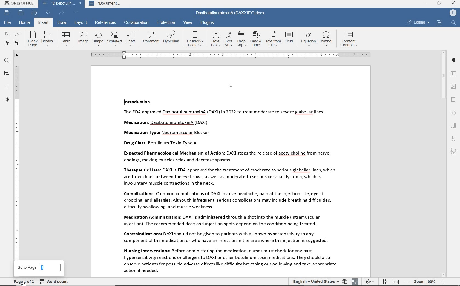 This screenshot has width=460, height=286. Describe the element at coordinates (227, 186) in the screenshot. I see `Introduction

The FDA approved DaxibotulinumtoxinA (DAXI) in 2022 to treat moderate to severe glabellar lines.
Medication: DaxibotulinumtoxinA (DAXI)

Medication Type: Neuromuscular Blocker

Drug Class: Botulinum Toxin Type A

Expected Pharmacological Mechanism of Action: DAXI stops the release of acetylcholine from nerve
endings, making muscles relax and decrease spasms.

Therapeutic Uses: DAXI is FDA-approved for the treatment of moderate to serious glabellar lines, which
are frown lines between the eyebrows, as well as moderate to serious cervical dystonia, which is
involuntary muscle contractions in the neck.

Complications: Common complications of DAXI involve headache, pain at the injection site, eyelid
drooping, and allergies. Although infrequent, serious complications may include breathing difficulties,
difficulty swallowing, and muscle weakness.

Medication Administration: DAXI is administered through a shot into the muscle (intramuscular
injection). The recommended dose and injection spots depend on the condition being treated.
Contraindications: DAXI should not be given to patients with a known hypersensitivity to any
component of the medication or who have an infection in the area where the injection is suggested.
Nursing Interventions: Before administering the medication, nurses must check for any past
hypersensitivity reactions or allergies to DAXI or other botulinum toxin medications. They should also
observe patients for possible adverse effects like difficulty breathing or swallowing and take appropriate
action if needed.` at that location.